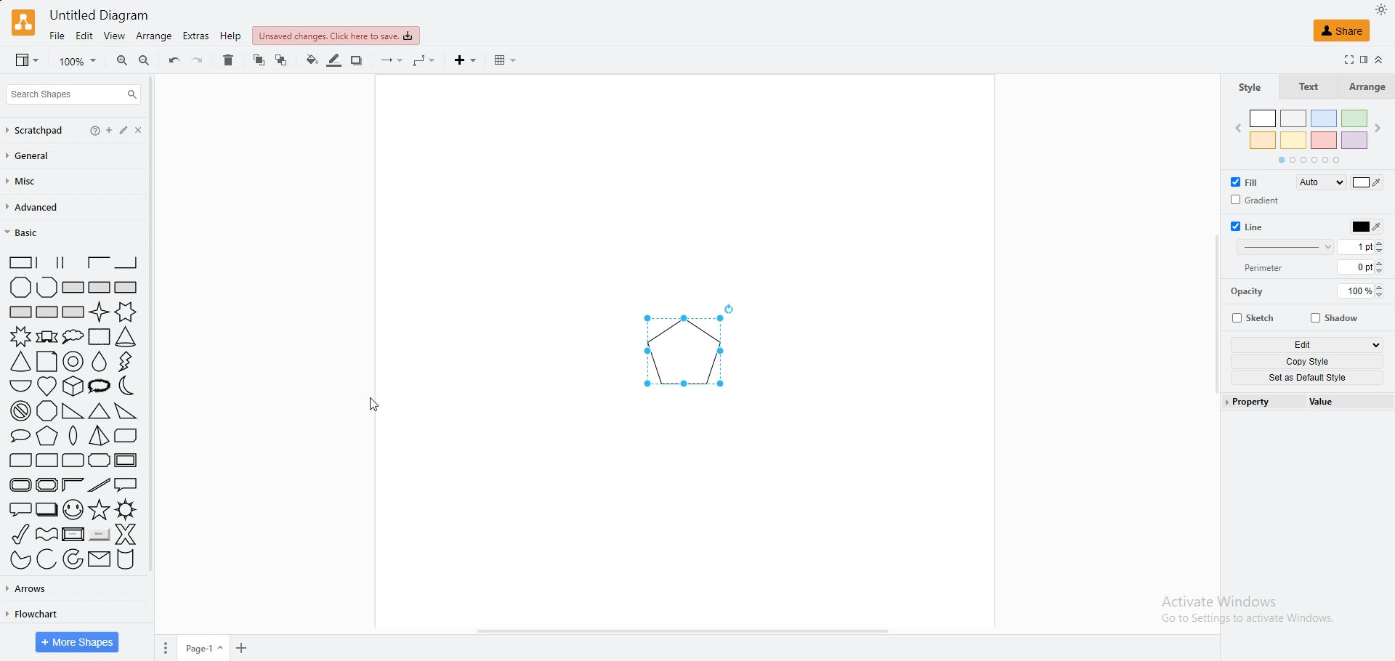  What do you see at coordinates (46, 336) in the screenshot?
I see `banner` at bounding box center [46, 336].